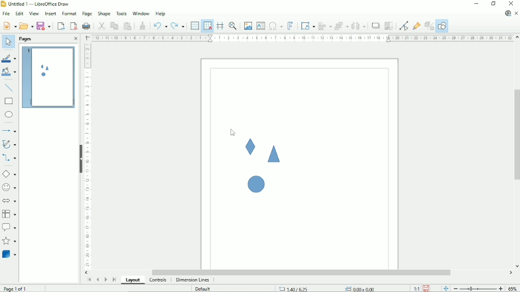 The width and height of the screenshot is (520, 292). I want to click on Close, so click(75, 39).